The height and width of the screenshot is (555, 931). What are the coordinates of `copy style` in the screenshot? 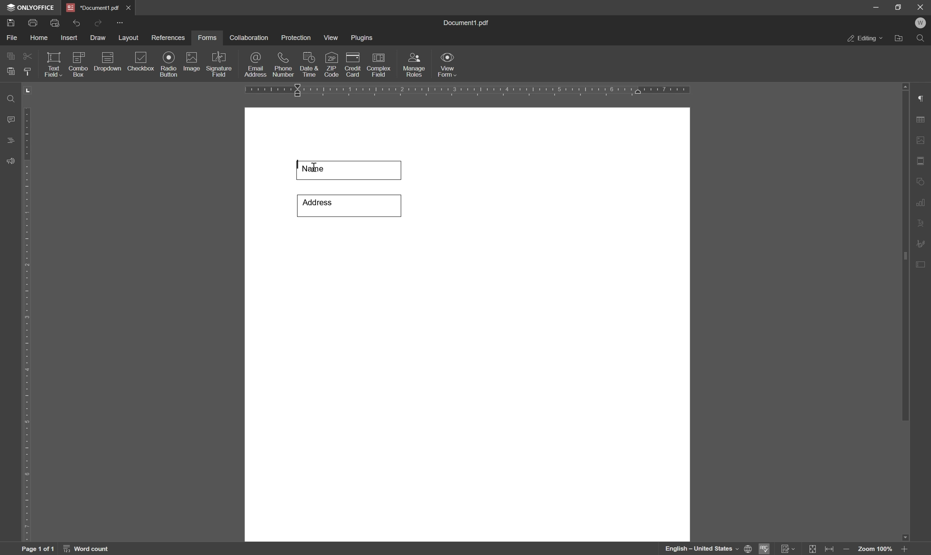 It's located at (28, 71).